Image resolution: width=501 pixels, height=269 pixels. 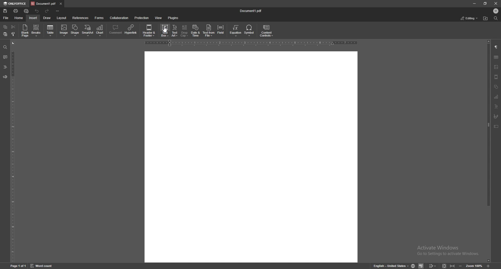 I want to click on table, so click(x=496, y=57).